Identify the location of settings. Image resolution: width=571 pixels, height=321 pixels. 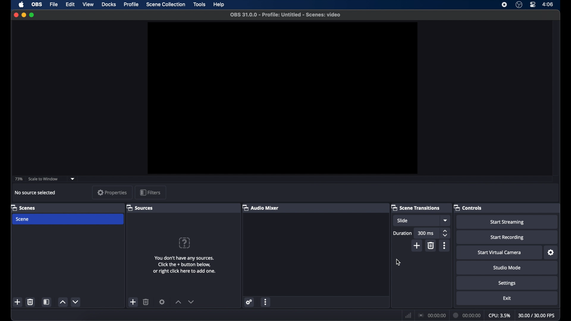
(507, 283).